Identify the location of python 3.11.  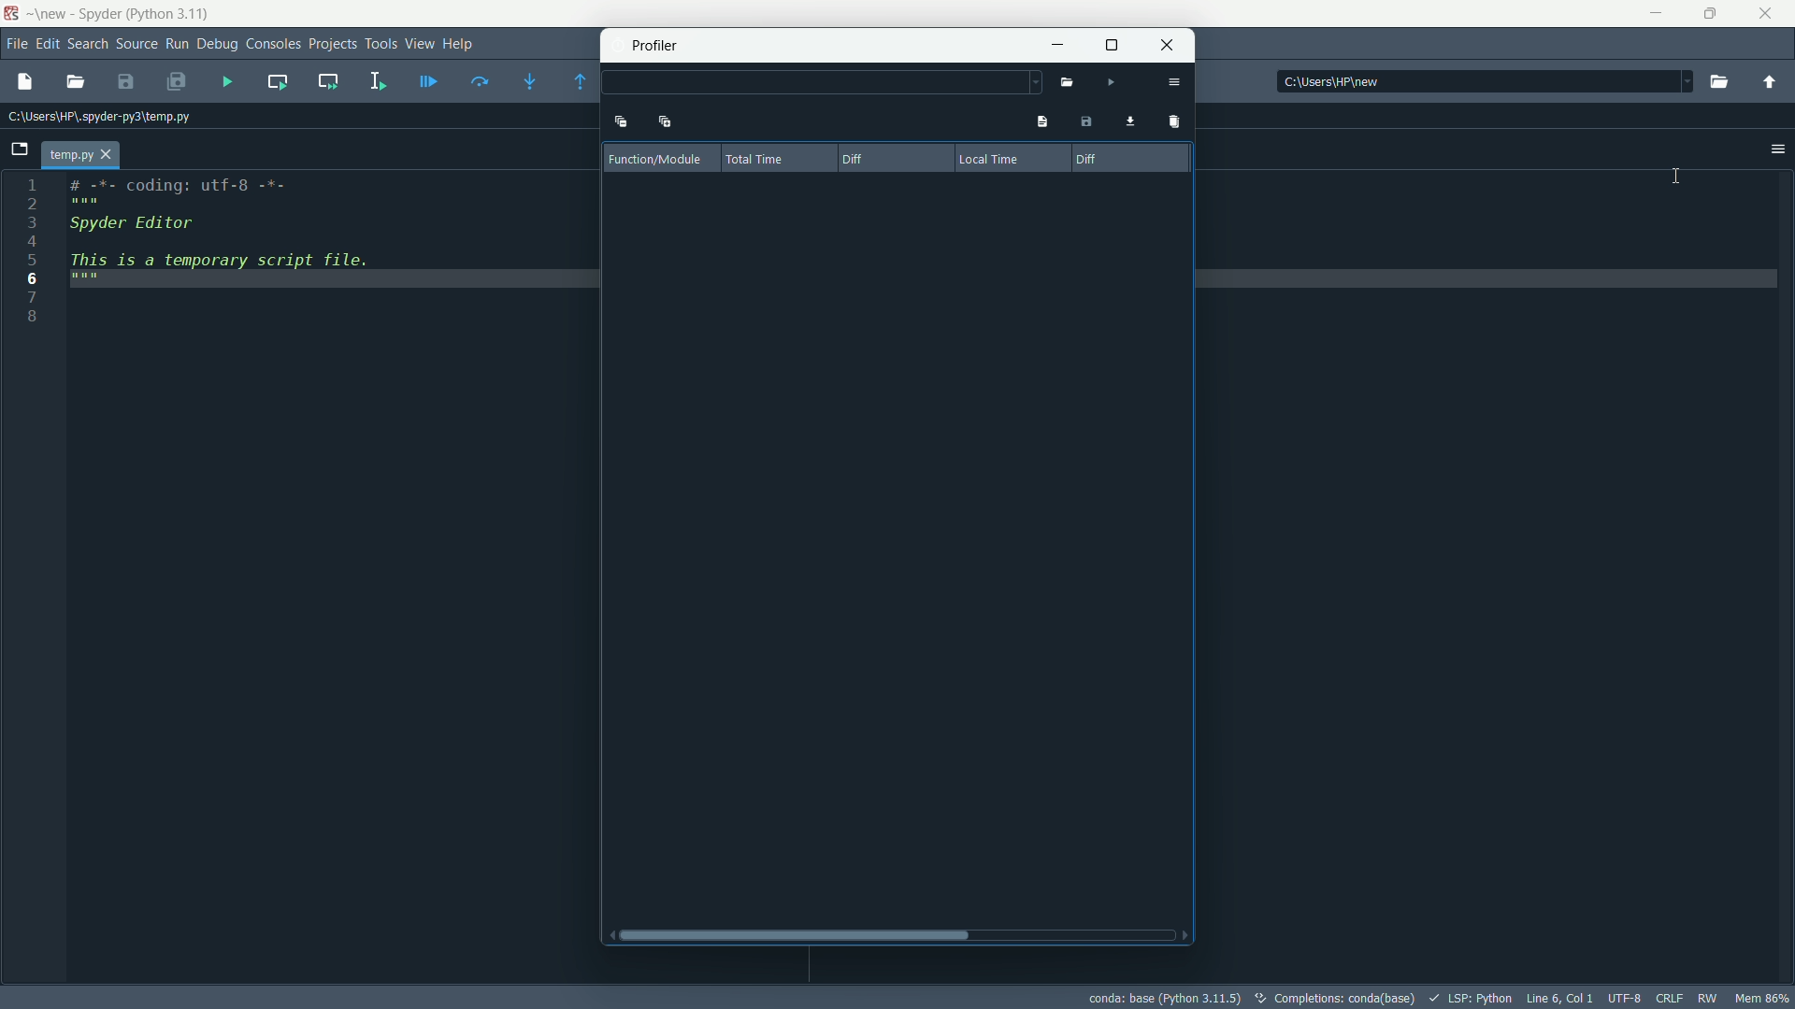
(171, 15).